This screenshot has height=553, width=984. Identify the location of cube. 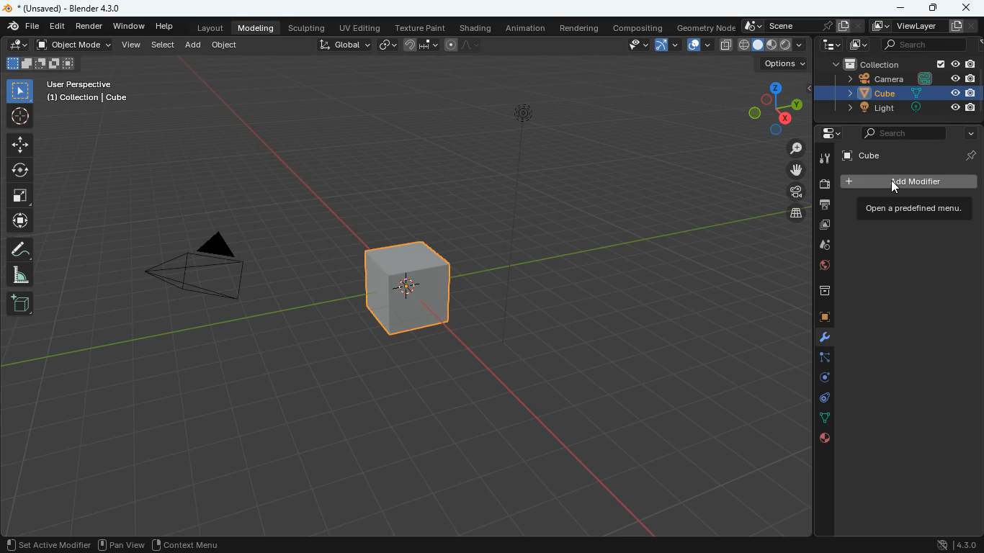
(818, 318).